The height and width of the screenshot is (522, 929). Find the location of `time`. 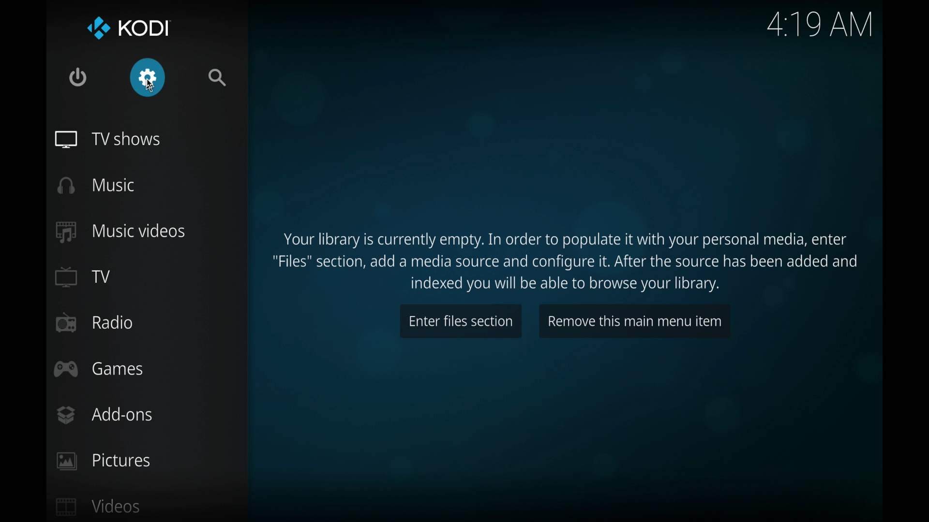

time is located at coordinates (822, 25).